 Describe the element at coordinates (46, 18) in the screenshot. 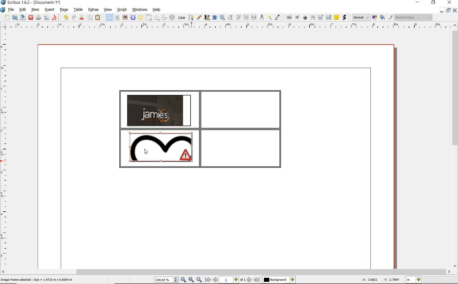

I see `preflight verifier` at that location.